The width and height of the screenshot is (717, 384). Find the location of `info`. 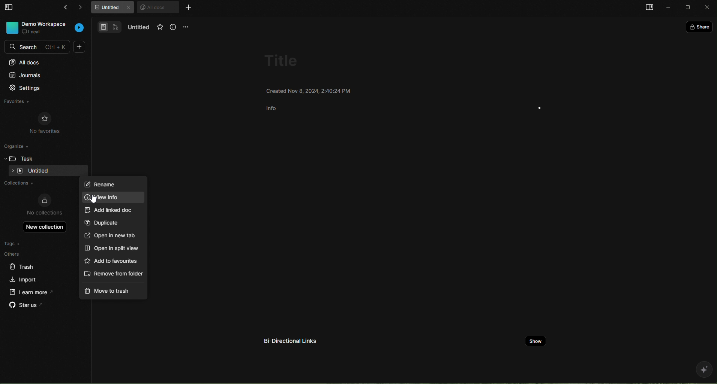

info is located at coordinates (174, 27).